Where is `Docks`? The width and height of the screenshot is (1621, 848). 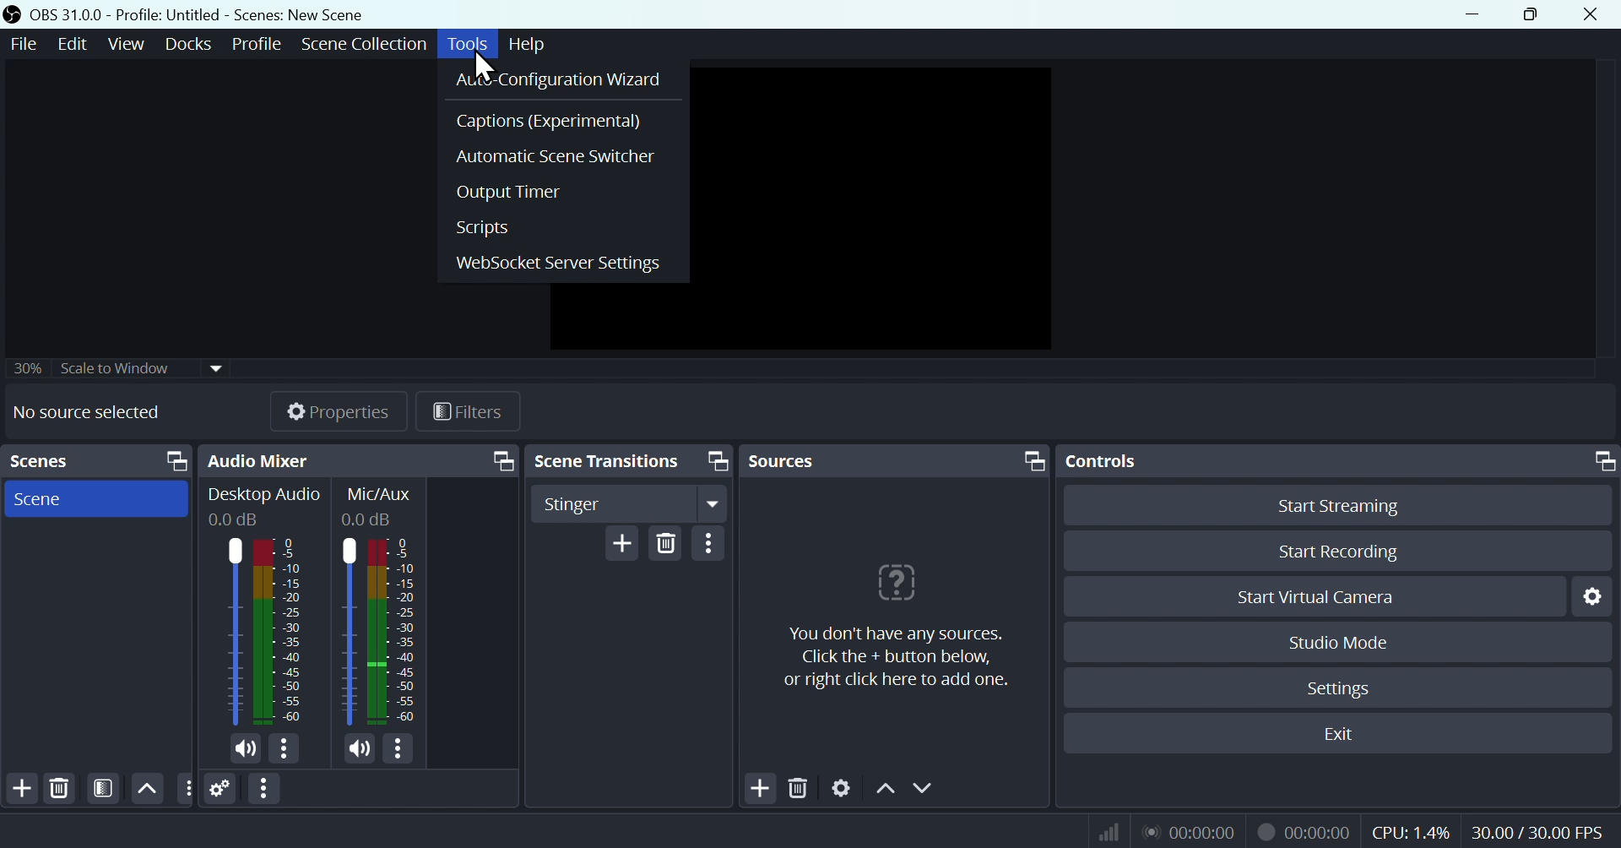 Docks is located at coordinates (182, 44).